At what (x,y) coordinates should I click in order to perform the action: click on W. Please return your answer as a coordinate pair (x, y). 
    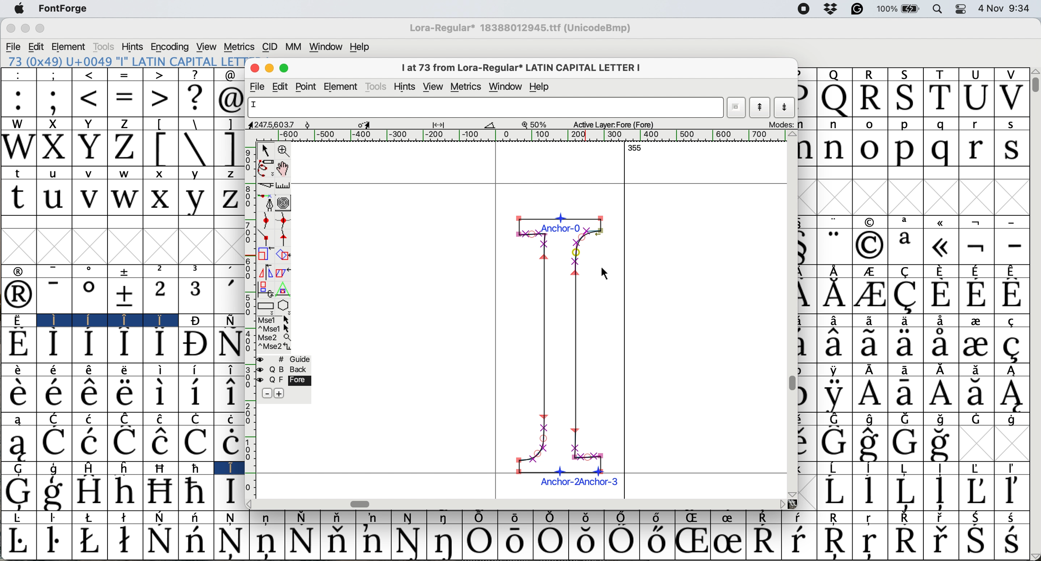
    Looking at the image, I should click on (18, 124).